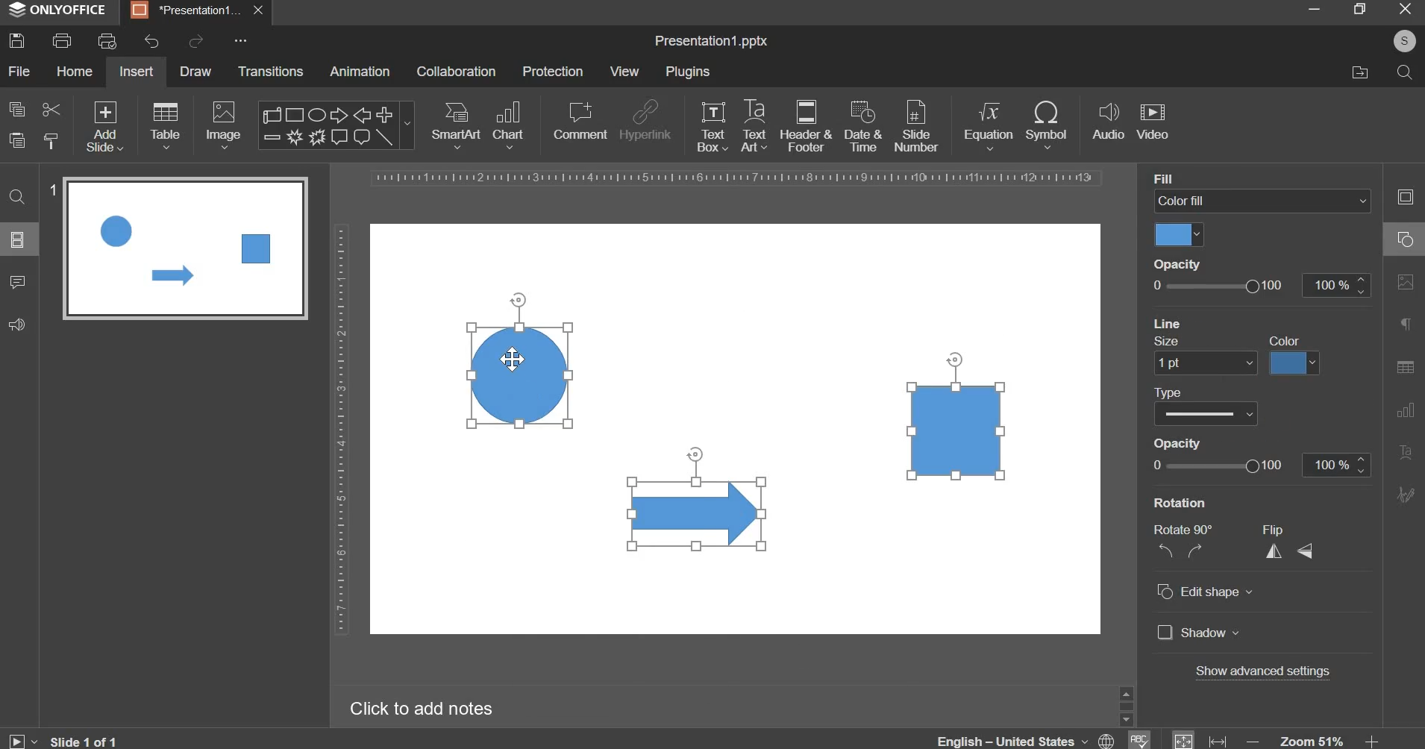  What do you see at coordinates (1253, 741) in the screenshot?
I see `decrease zoom` at bounding box center [1253, 741].